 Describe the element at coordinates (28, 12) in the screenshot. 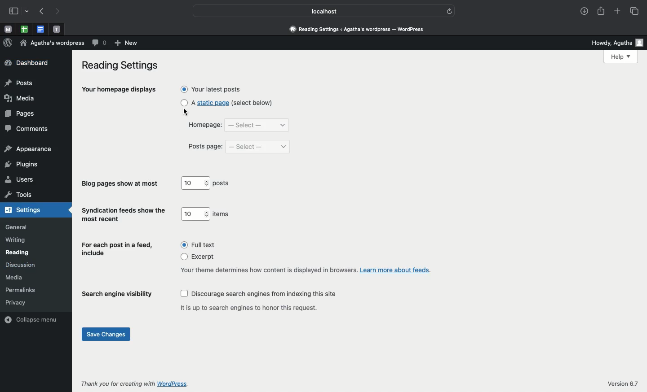

I see `drop-down` at that location.